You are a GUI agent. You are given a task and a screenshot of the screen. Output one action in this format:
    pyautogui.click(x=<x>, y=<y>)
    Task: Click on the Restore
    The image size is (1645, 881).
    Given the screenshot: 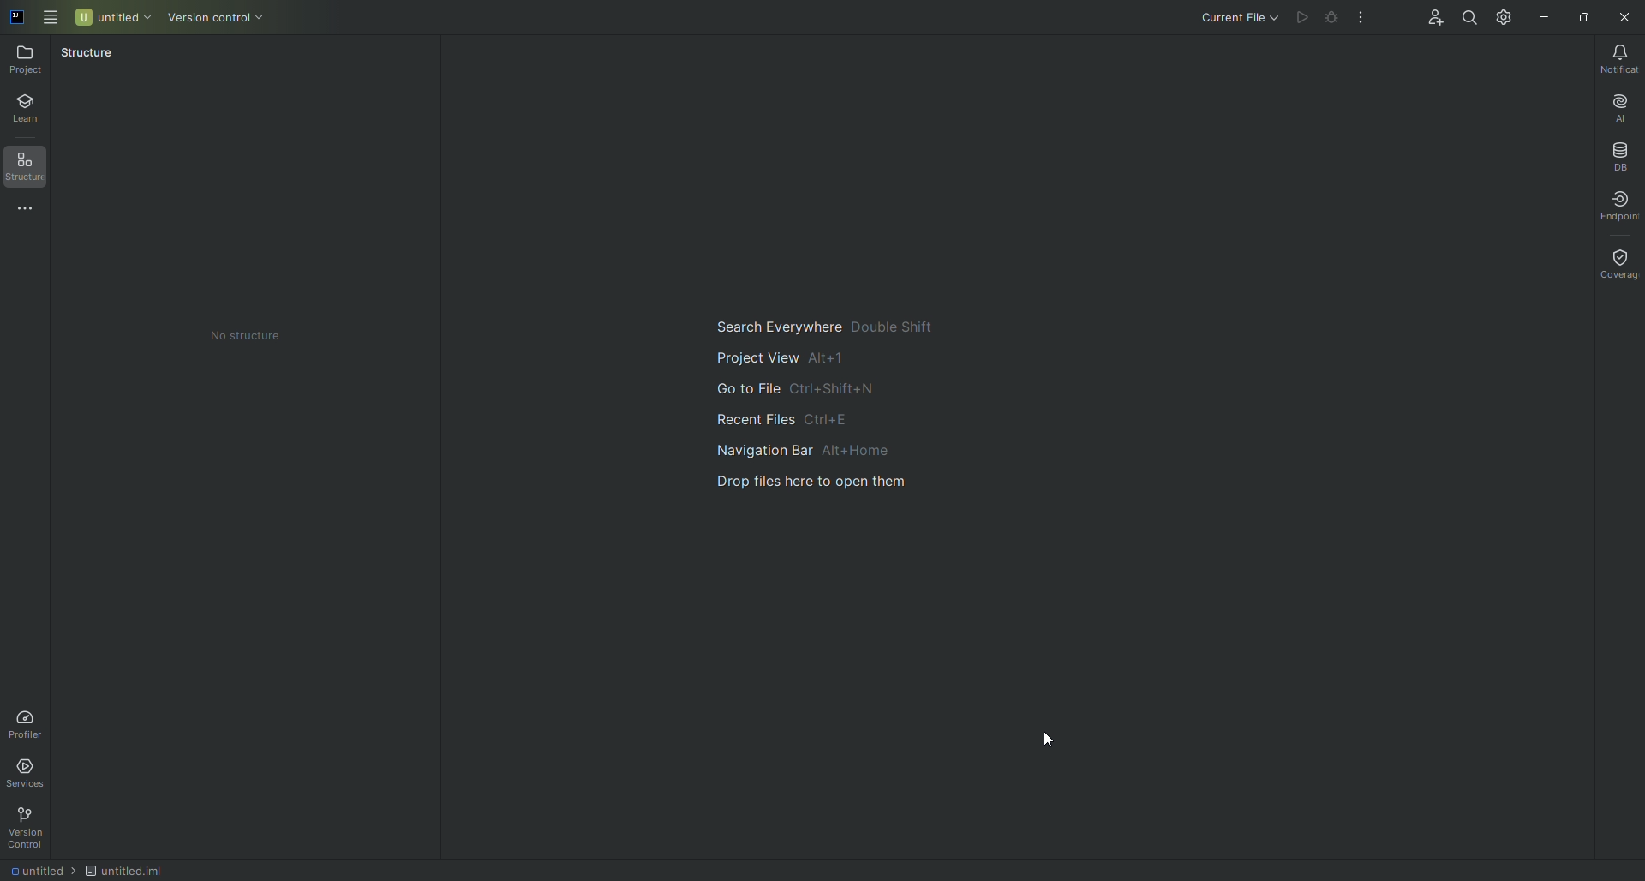 What is the action you would take?
    pyautogui.click(x=1582, y=15)
    